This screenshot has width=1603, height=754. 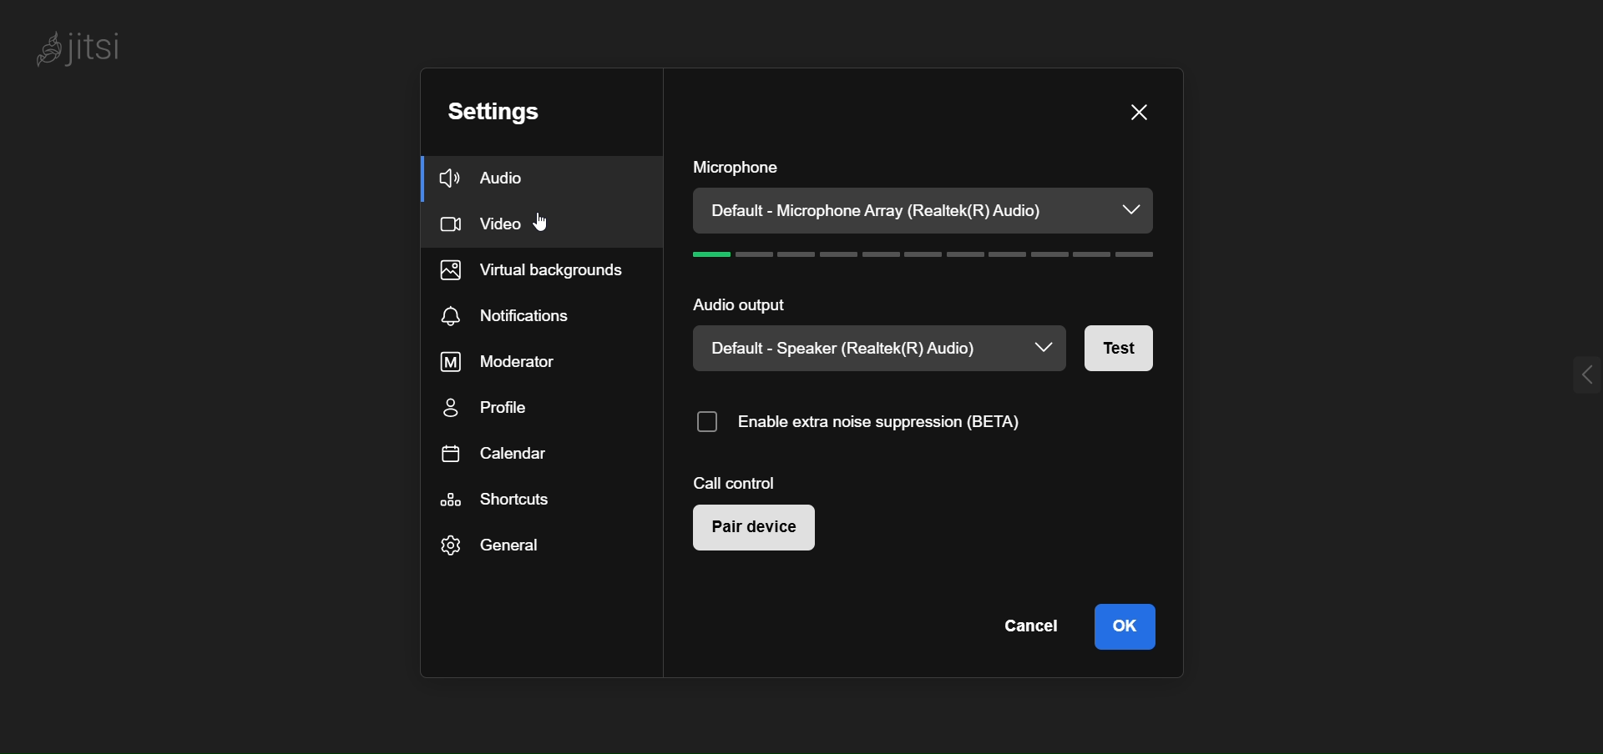 What do you see at coordinates (1036, 622) in the screenshot?
I see `cancel` at bounding box center [1036, 622].